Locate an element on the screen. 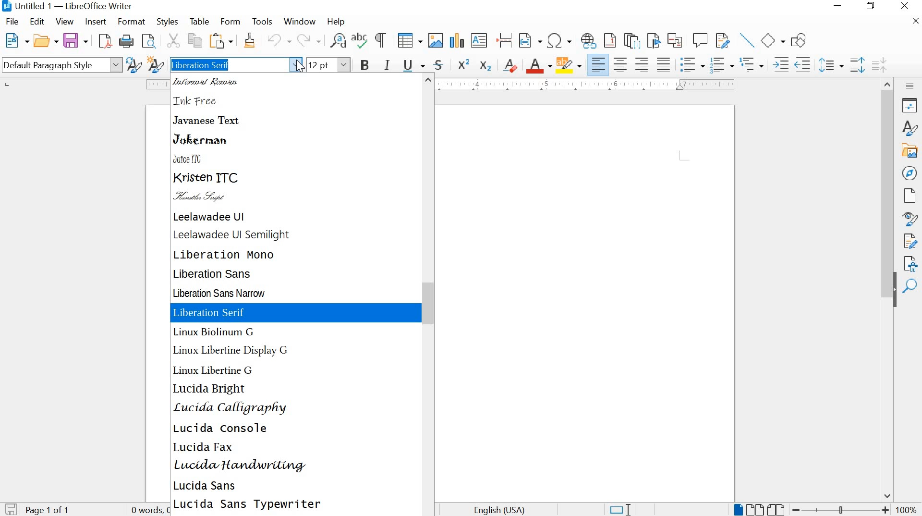 The image size is (922, 516). ALIGN CENTER is located at coordinates (622, 63).